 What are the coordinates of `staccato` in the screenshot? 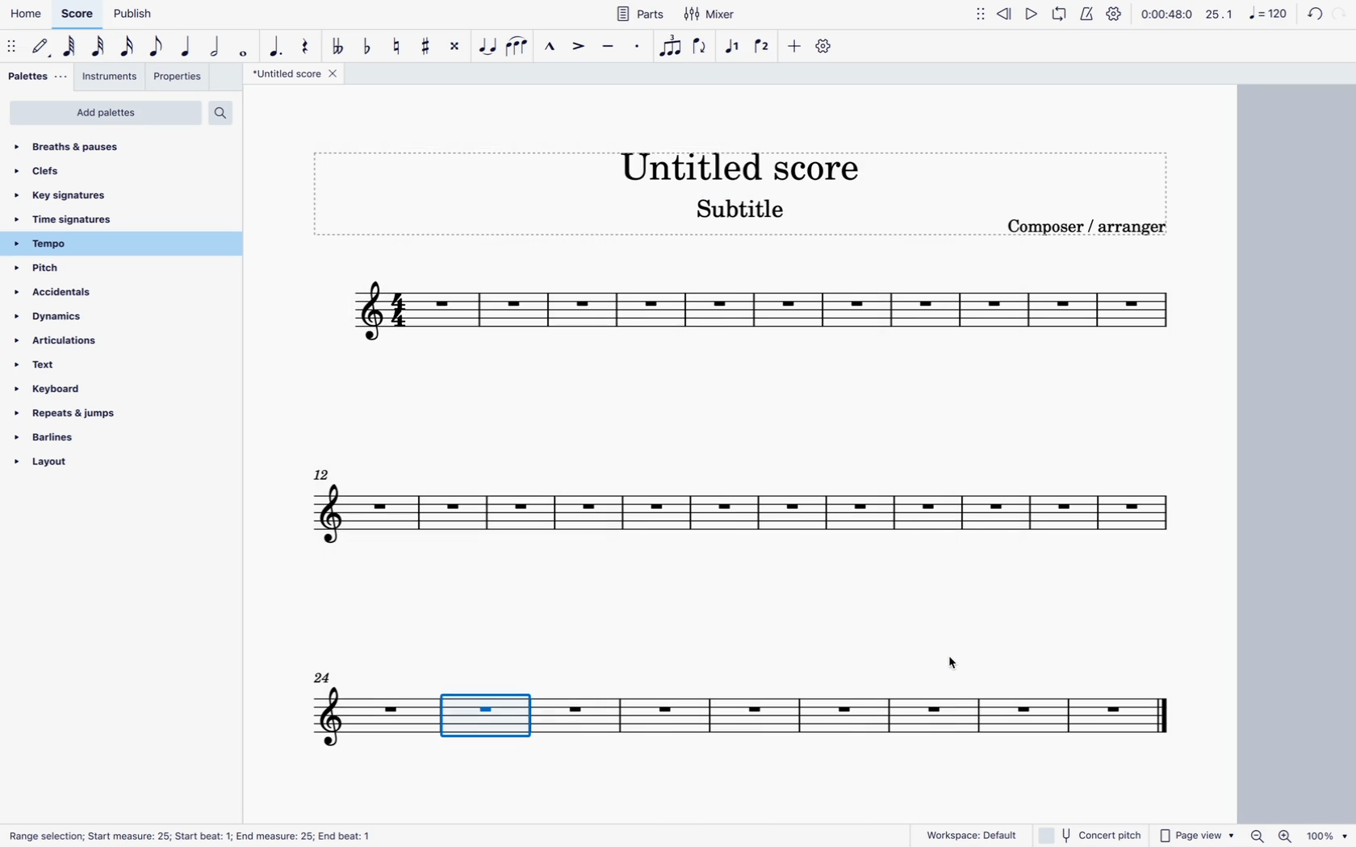 It's located at (641, 49).